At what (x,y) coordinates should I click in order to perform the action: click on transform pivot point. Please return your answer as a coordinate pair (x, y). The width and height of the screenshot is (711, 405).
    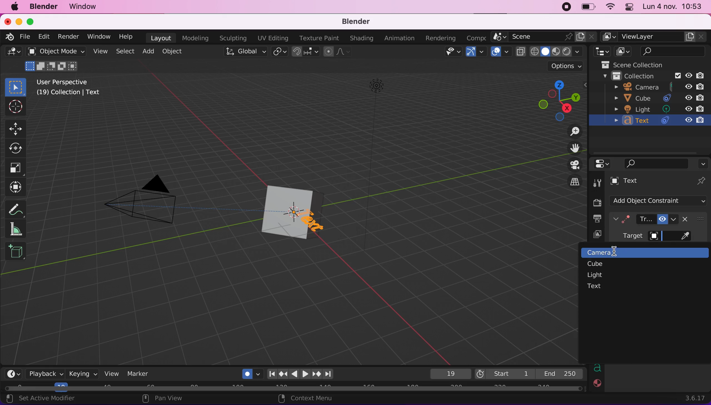
    Looking at the image, I should click on (280, 52).